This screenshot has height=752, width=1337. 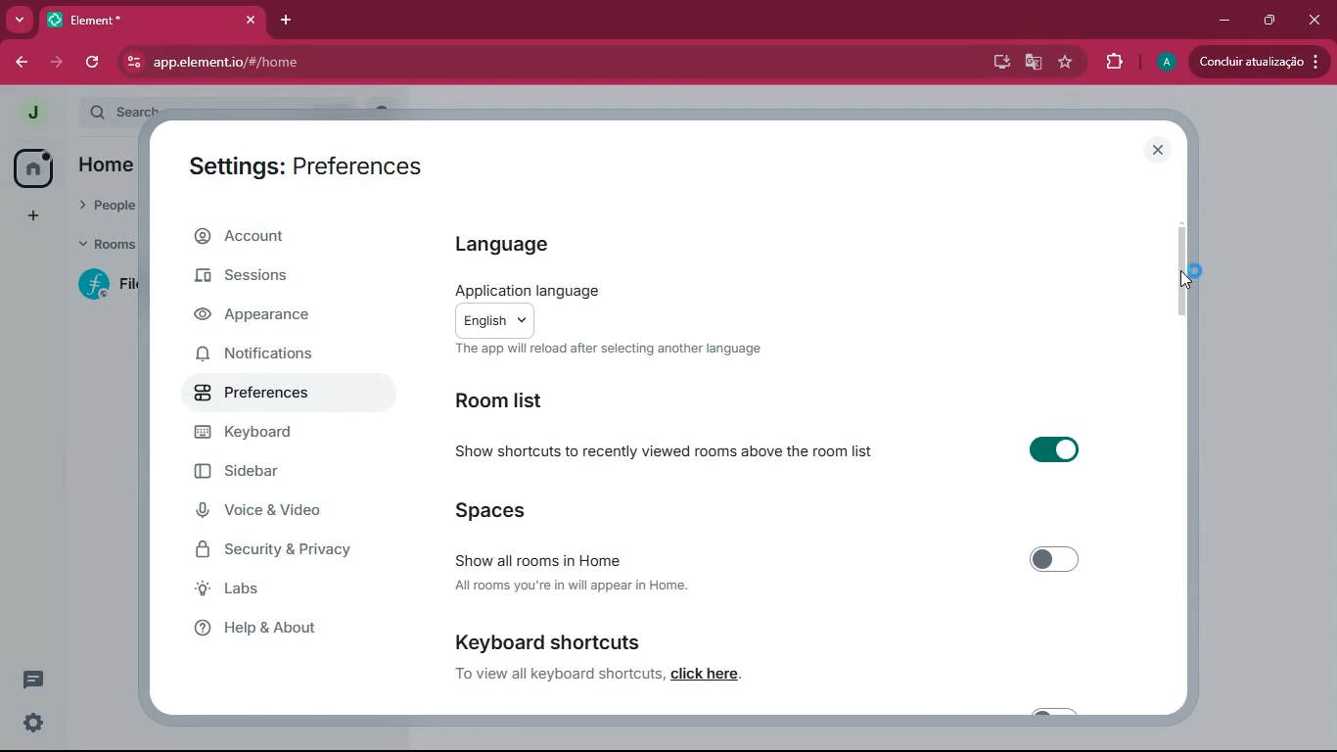 I want to click on Voice & Video, so click(x=268, y=513).